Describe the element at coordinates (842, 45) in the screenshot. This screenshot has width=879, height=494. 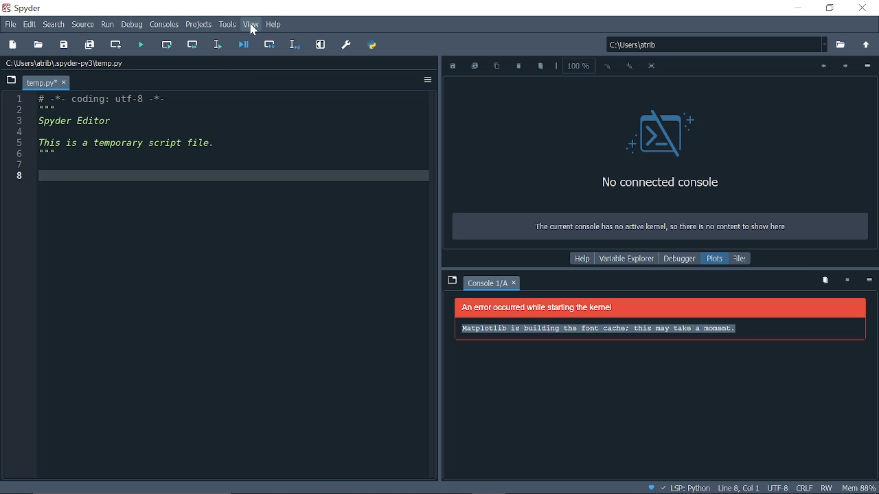
I see `Browse a working directory` at that location.